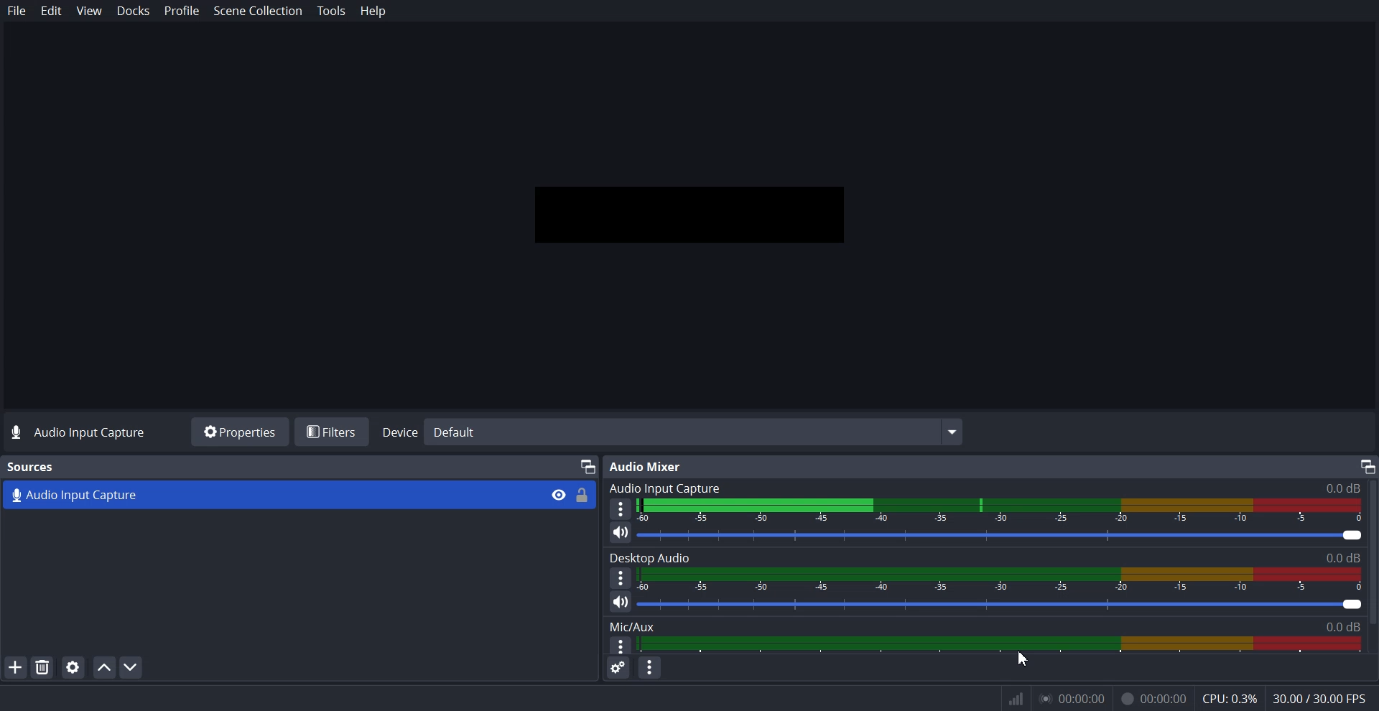 This screenshot has width=1379, height=711. Describe the element at coordinates (333, 11) in the screenshot. I see `Tools` at that location.